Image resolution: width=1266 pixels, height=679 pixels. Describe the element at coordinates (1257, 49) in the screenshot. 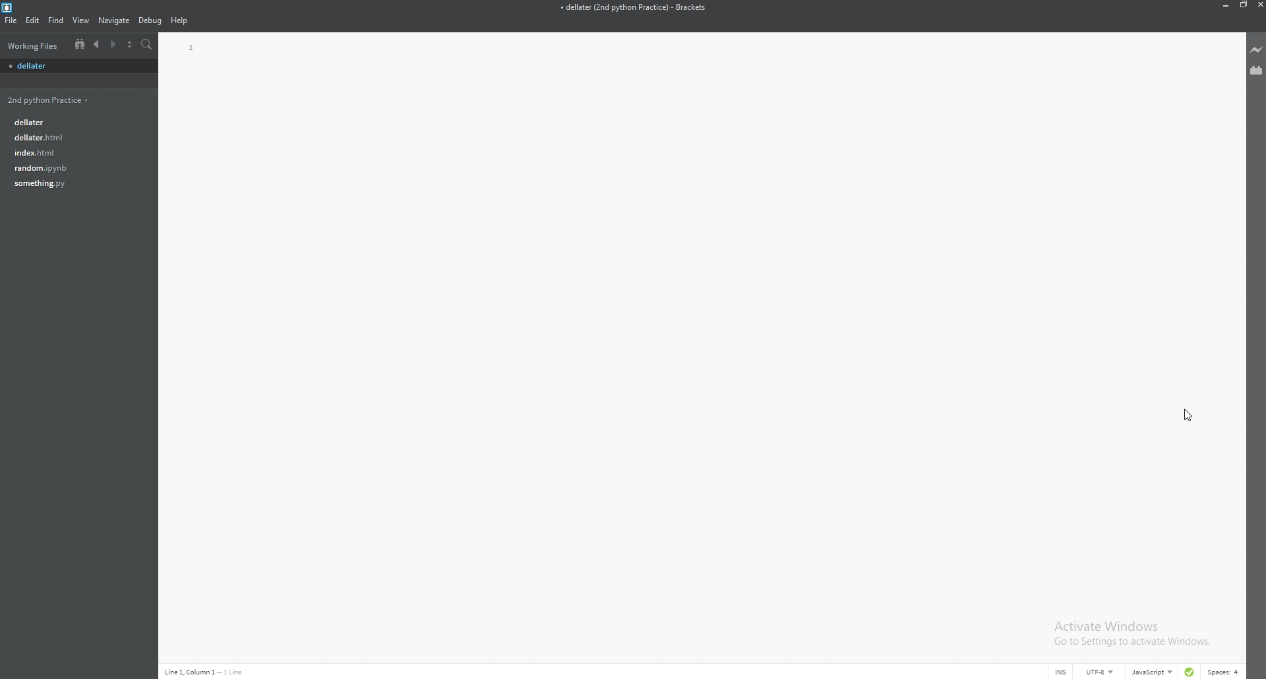

I see `live preview` at that location.